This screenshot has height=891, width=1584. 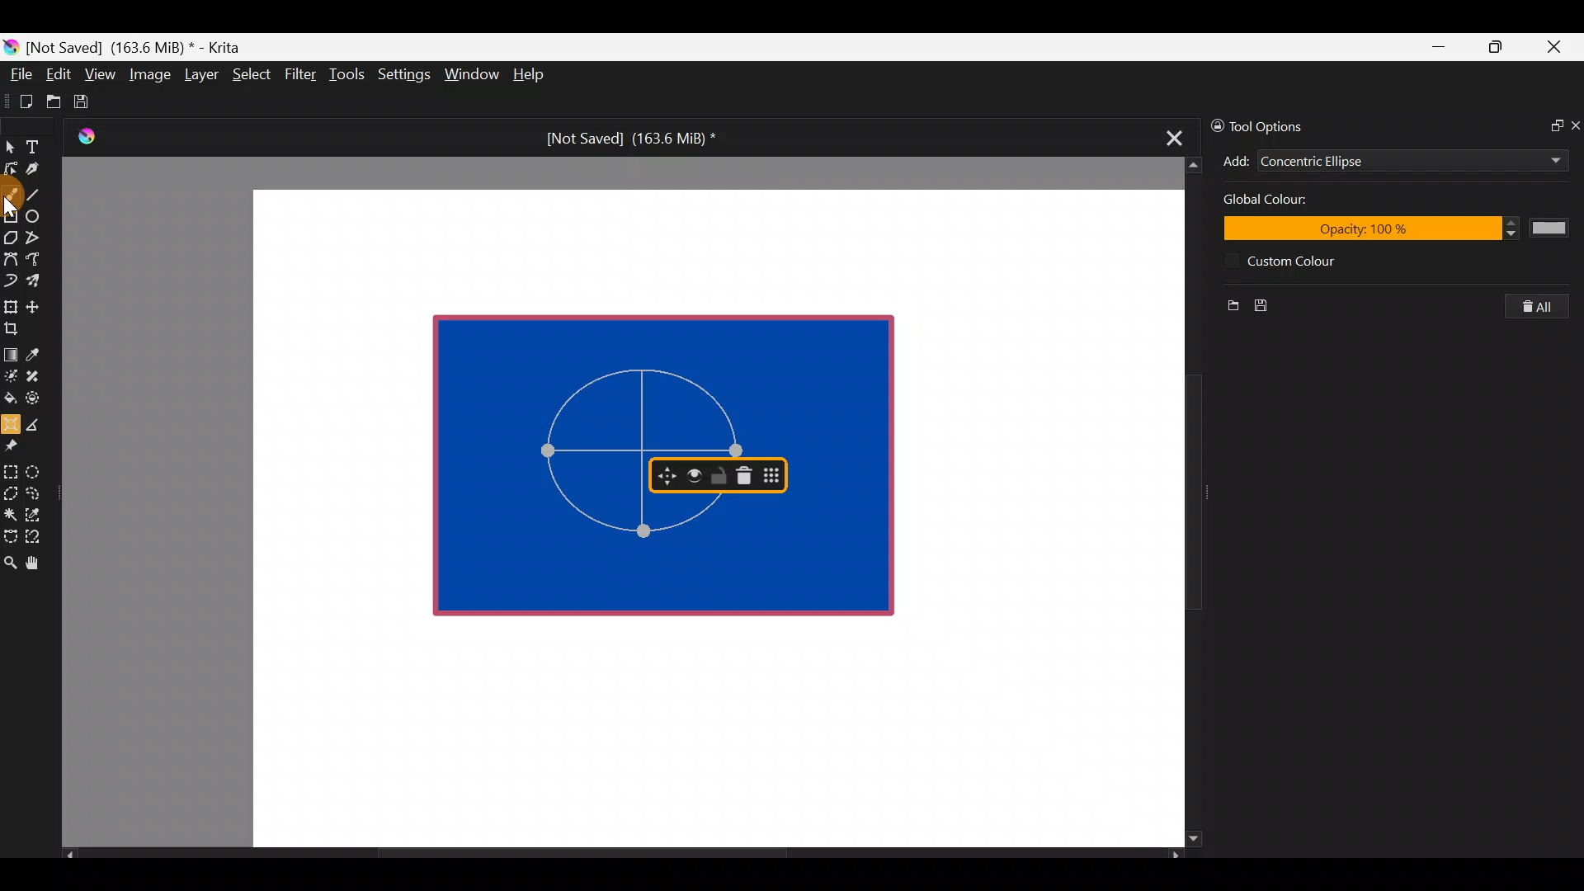 What do you see at coordinates (1228, 163) in the screenshot?
I see `Add` at bounding box center [1228, 163].